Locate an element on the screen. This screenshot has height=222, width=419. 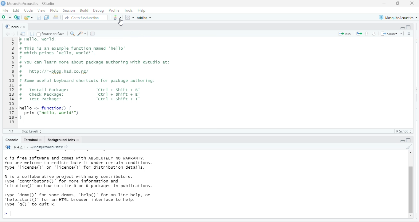
hide console is located at coordinates (410, 27).